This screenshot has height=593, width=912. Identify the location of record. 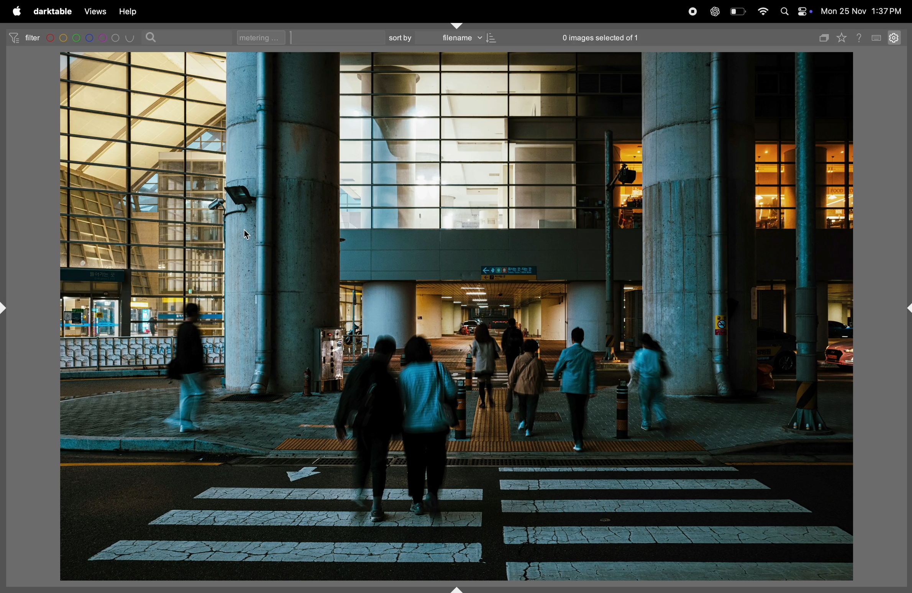
(694, 11).